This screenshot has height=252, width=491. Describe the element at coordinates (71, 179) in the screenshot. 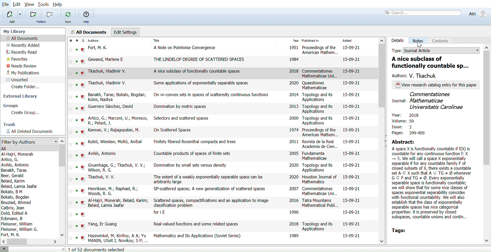

I see `Add this reference to favorites` at that location.